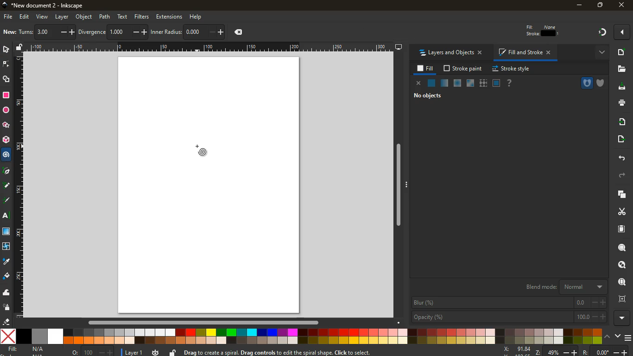 The image size is (633, 356). I want to click on more, so click(600, 53).